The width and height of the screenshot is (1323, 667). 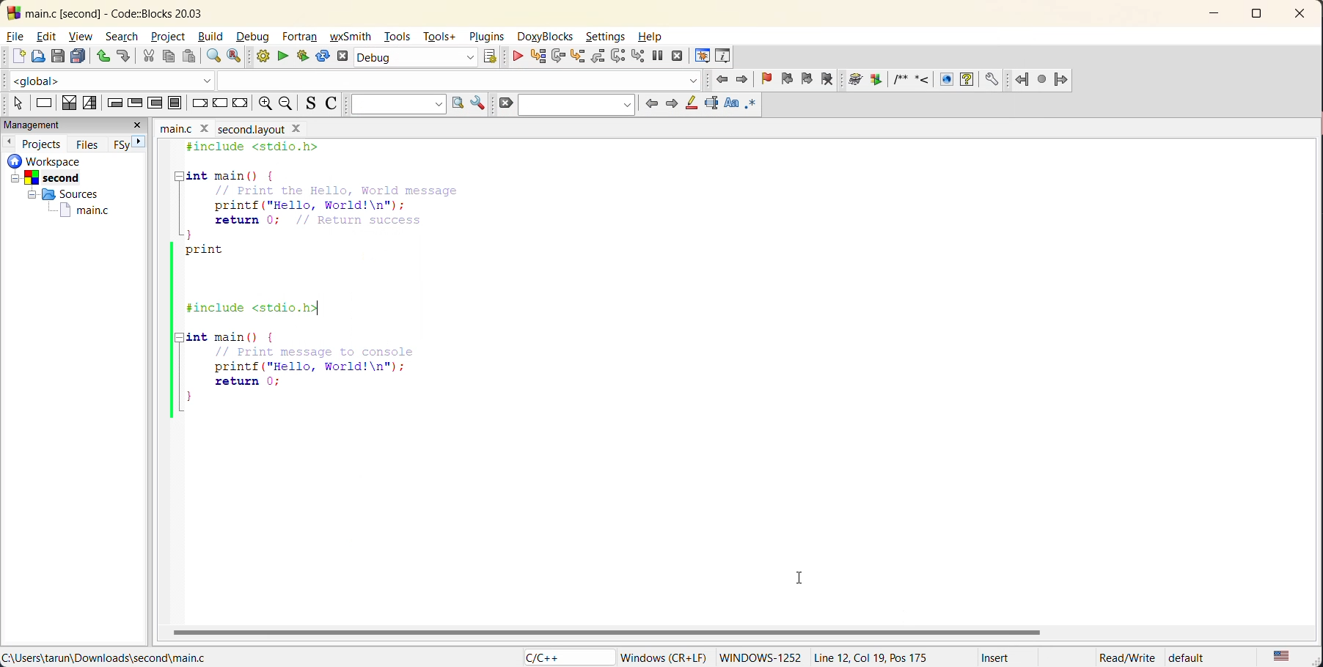 I want to click on horizontal scroll bar, so click(x=611, y=633).